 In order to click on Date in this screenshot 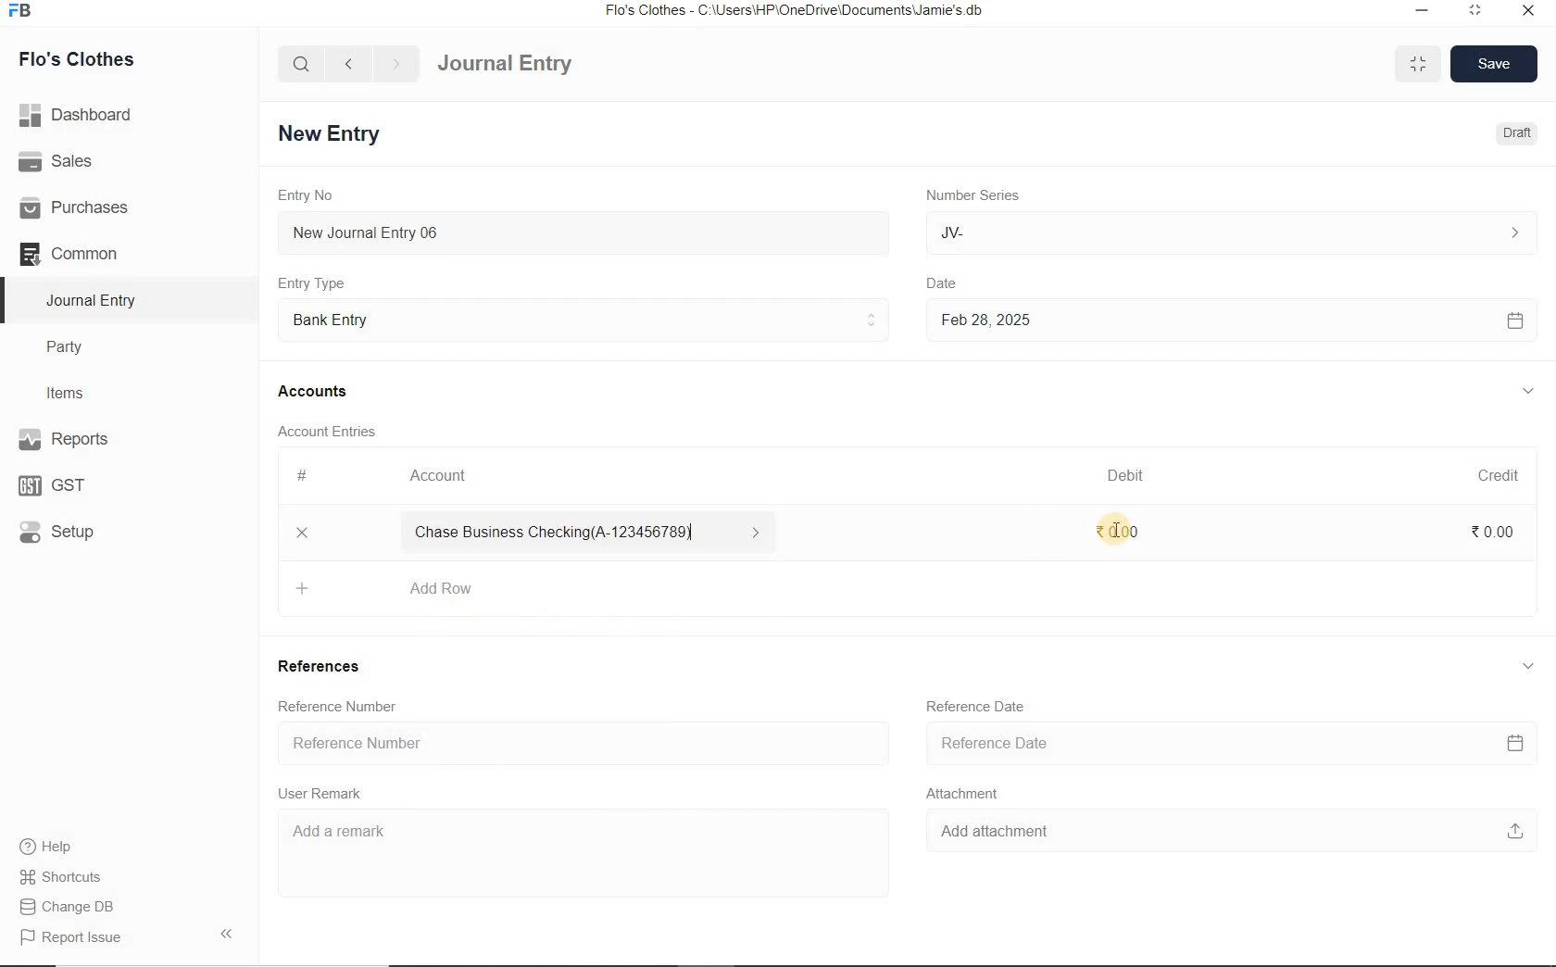, I will do `click(955, 281)`.